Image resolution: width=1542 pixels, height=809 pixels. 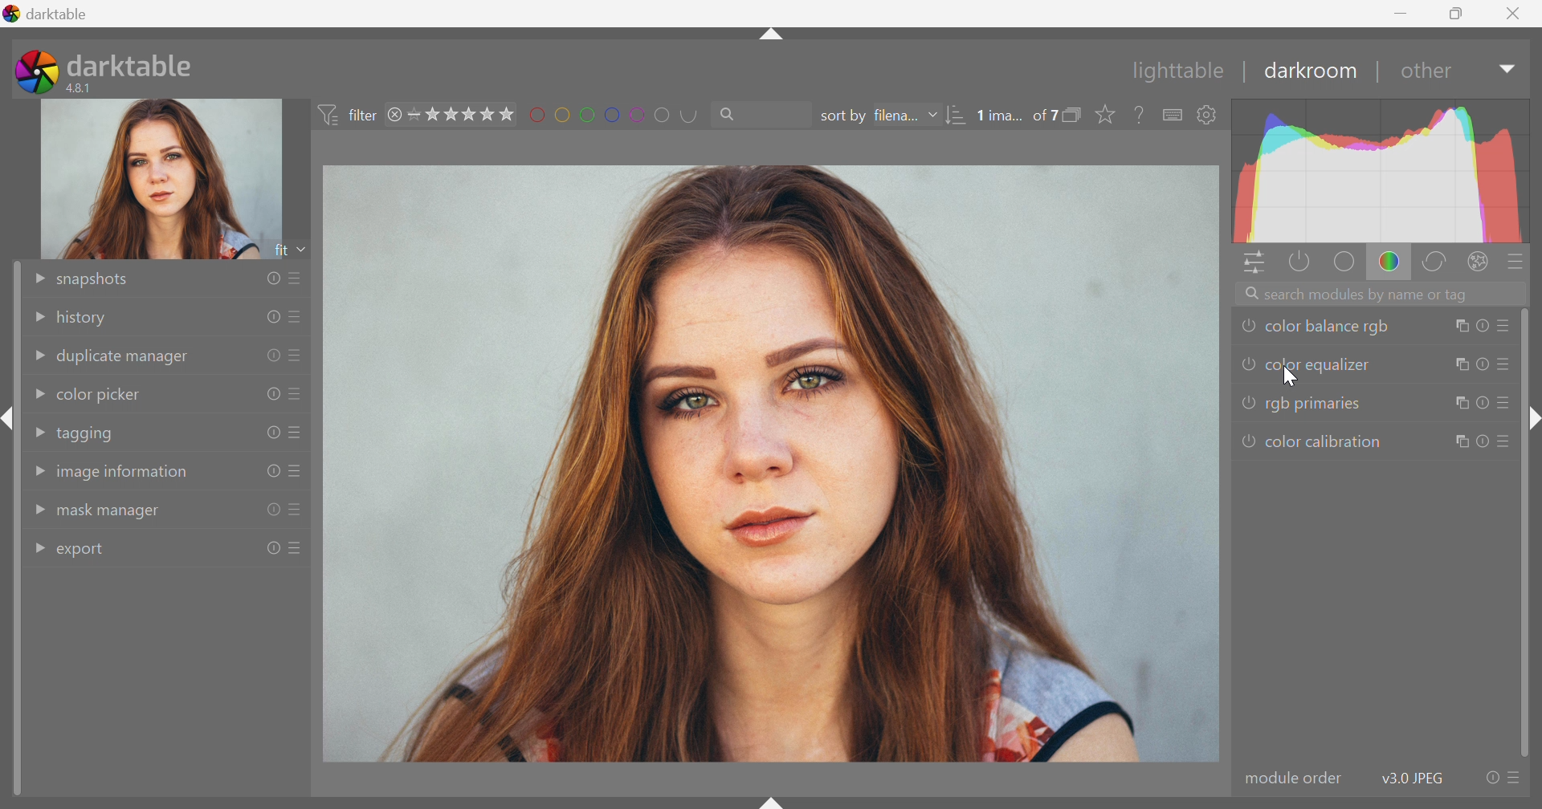 What do you see at coordinates (86, 87) in the screenshot?
I see `4.8.1` at bounding box center [86, 87].